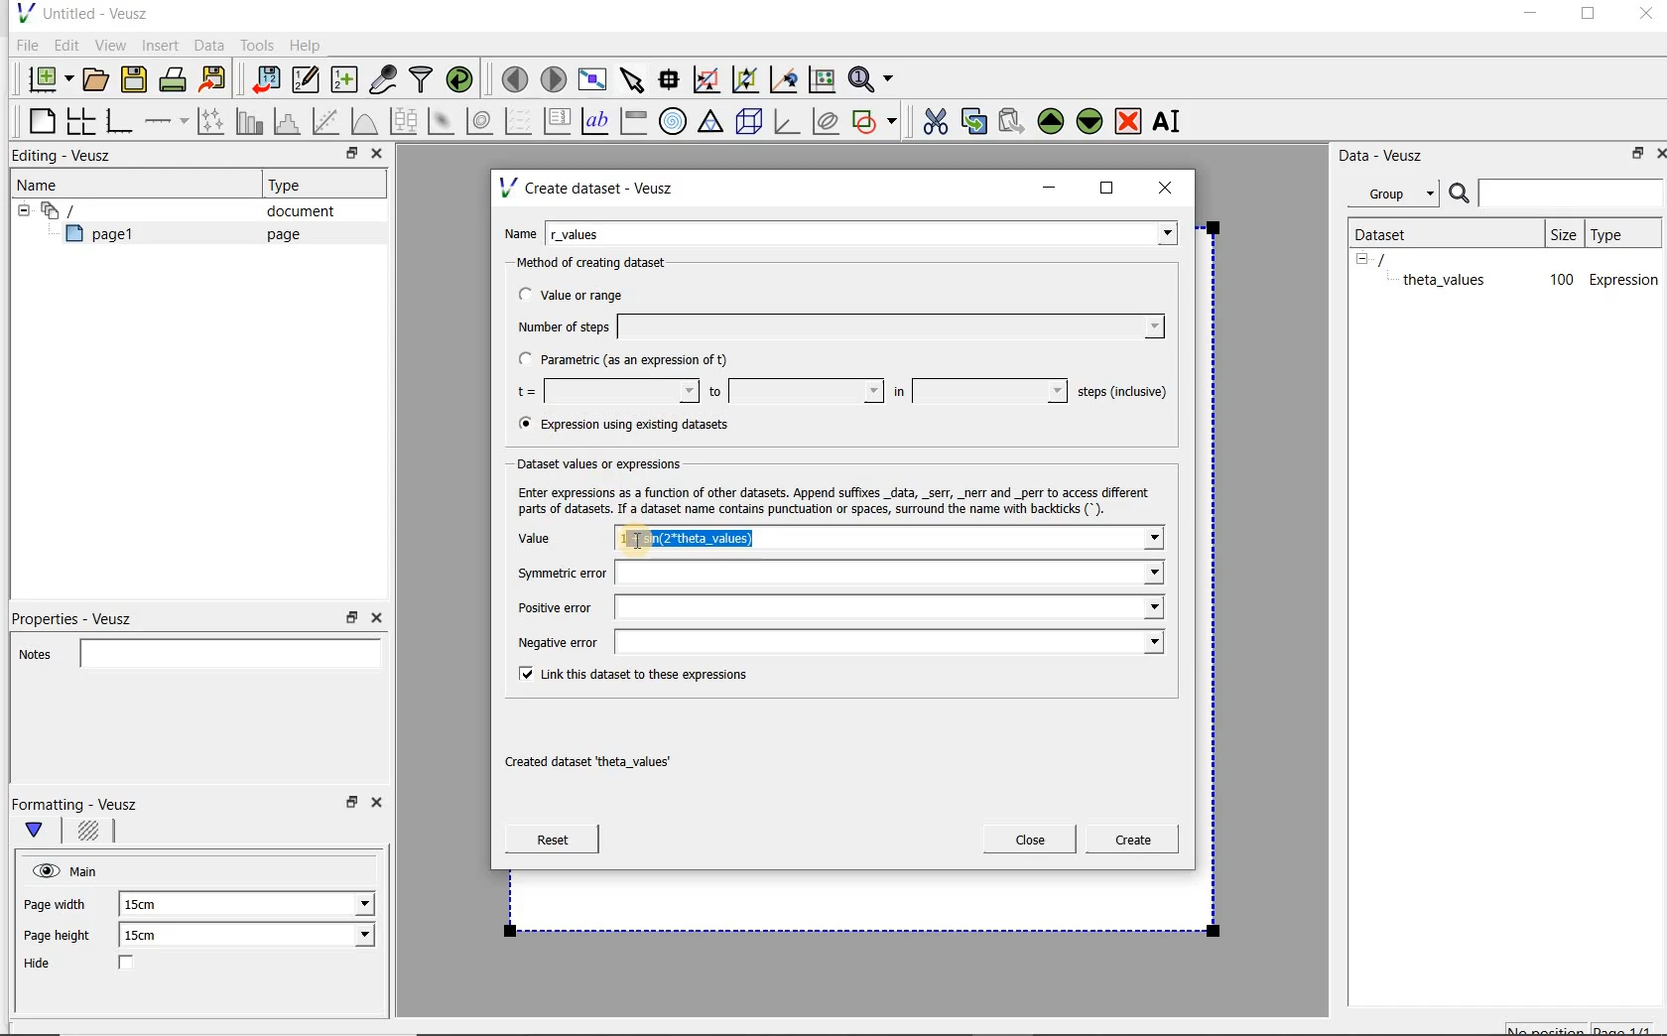 The width and height of the screenshot is (1667, 1036). What do you see at coordinates (1624, 279) in the screenshot?
I see `Expression` at bounding box center [1624, 279].